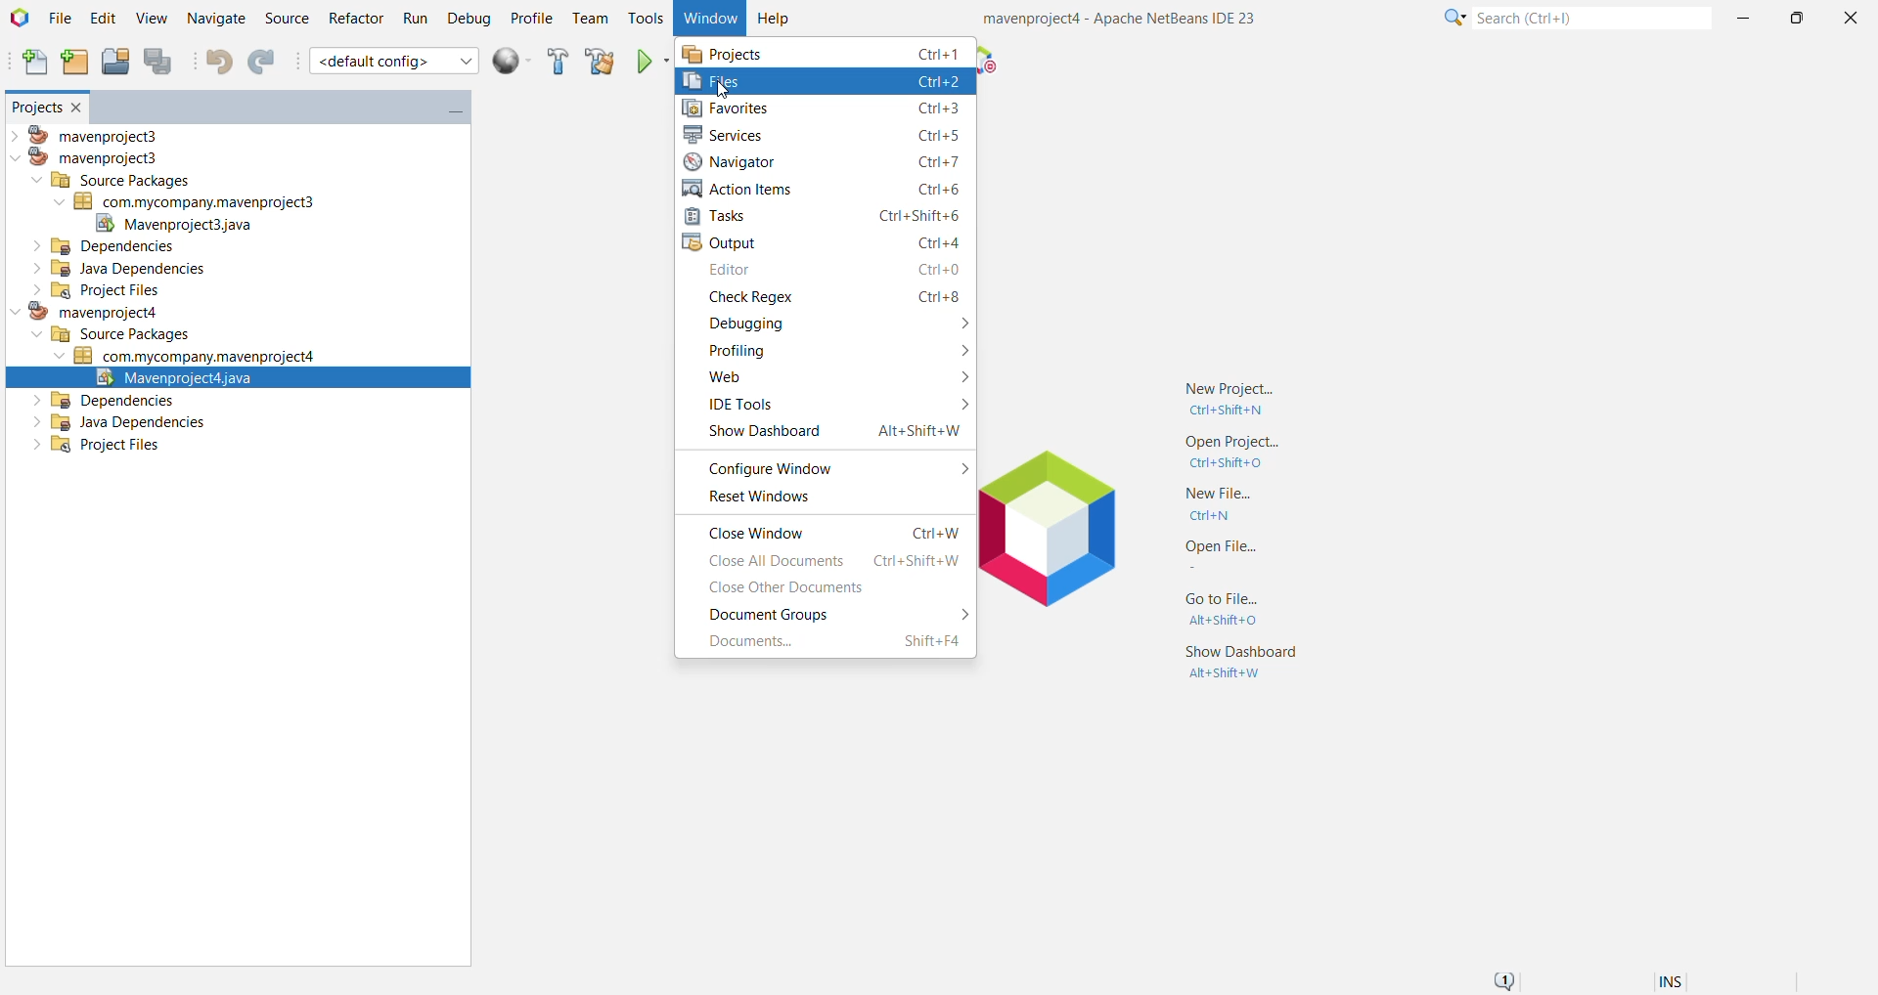 This screenshot has width=1878, height=995. Describe the element at coordinates (832, 350) in the screenshot. I see `Profiling` at that location.